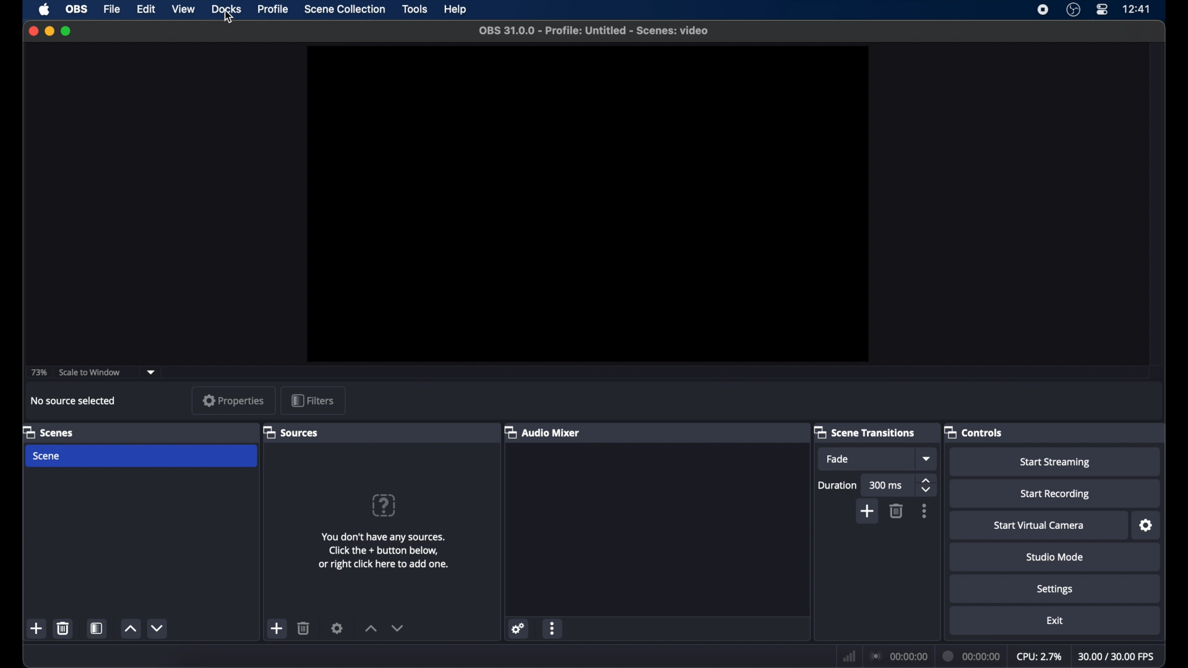 The width and height of the screenshot is (1188, 668). I want to click on decrement, so click(158, 628).